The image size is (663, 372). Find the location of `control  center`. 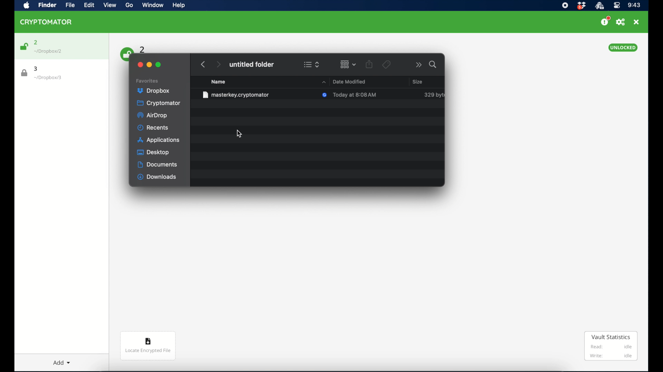

control  center is located at coordinates (616, 6).